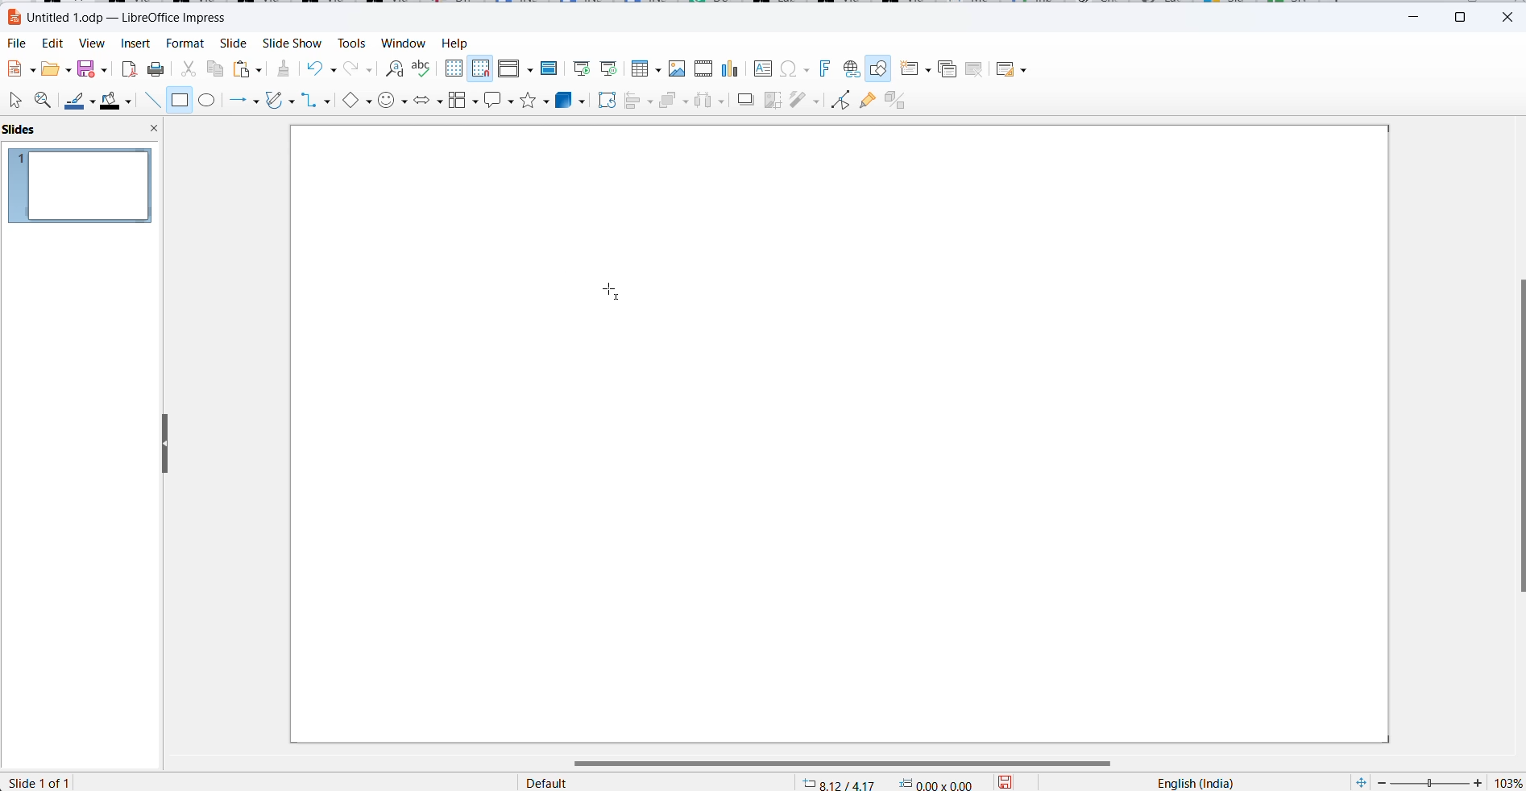 Image resolution: width=1526 pixels, height=791 pixels. What do you see at coordinates (744, 101) in the screenshot?
I see `shadow` at bounding box center [744, 101].